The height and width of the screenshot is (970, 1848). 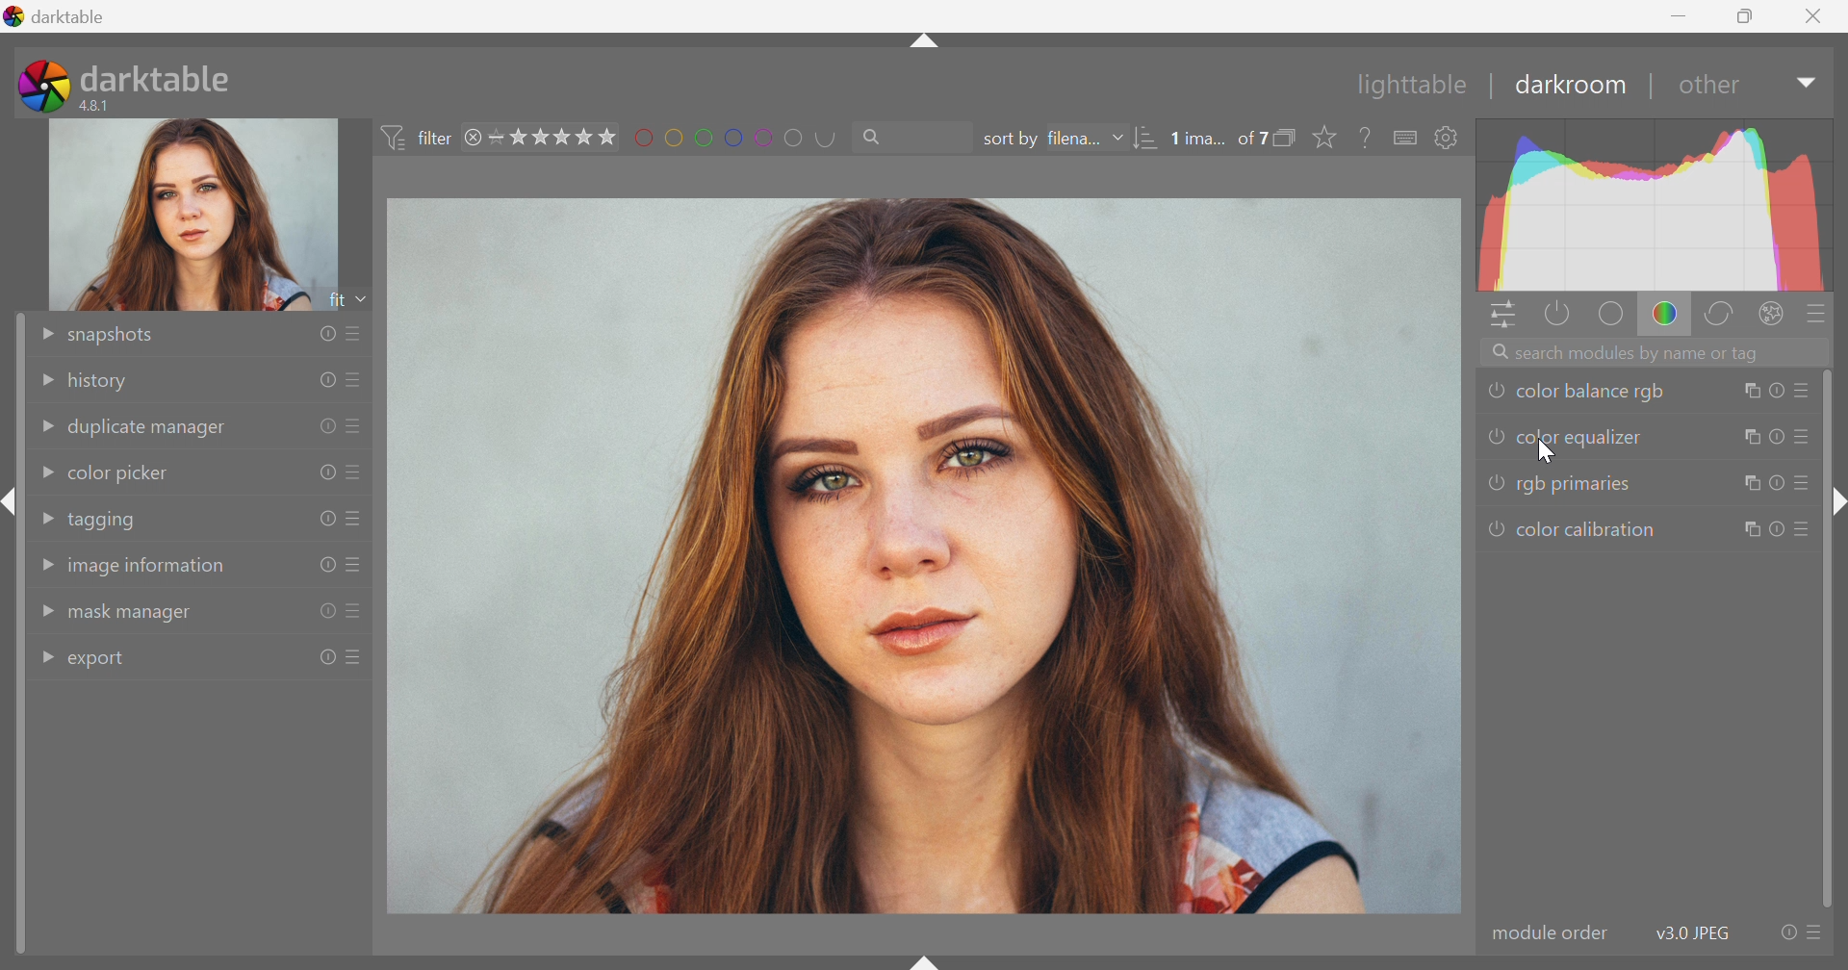 I want to click on color balance rgb, so click(x=1592, y=393).